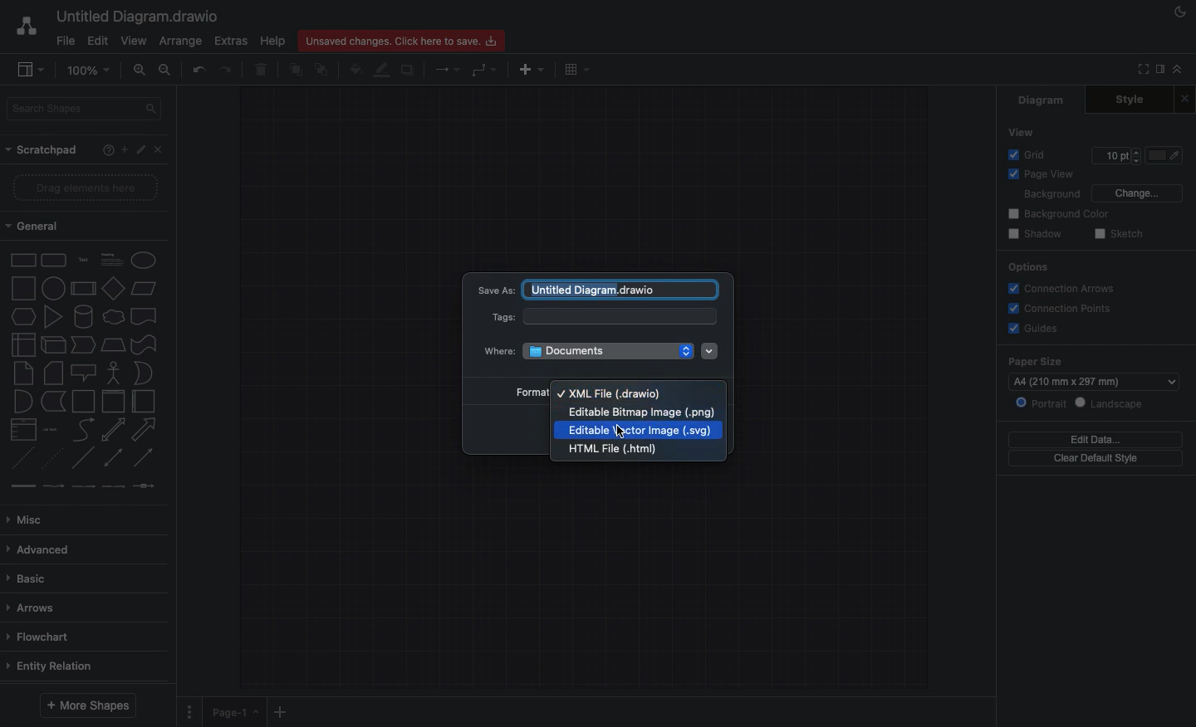 This screenshot has height=727, width=1196. I want to click on Untitled diagram.draw.io, so click(141, 17).